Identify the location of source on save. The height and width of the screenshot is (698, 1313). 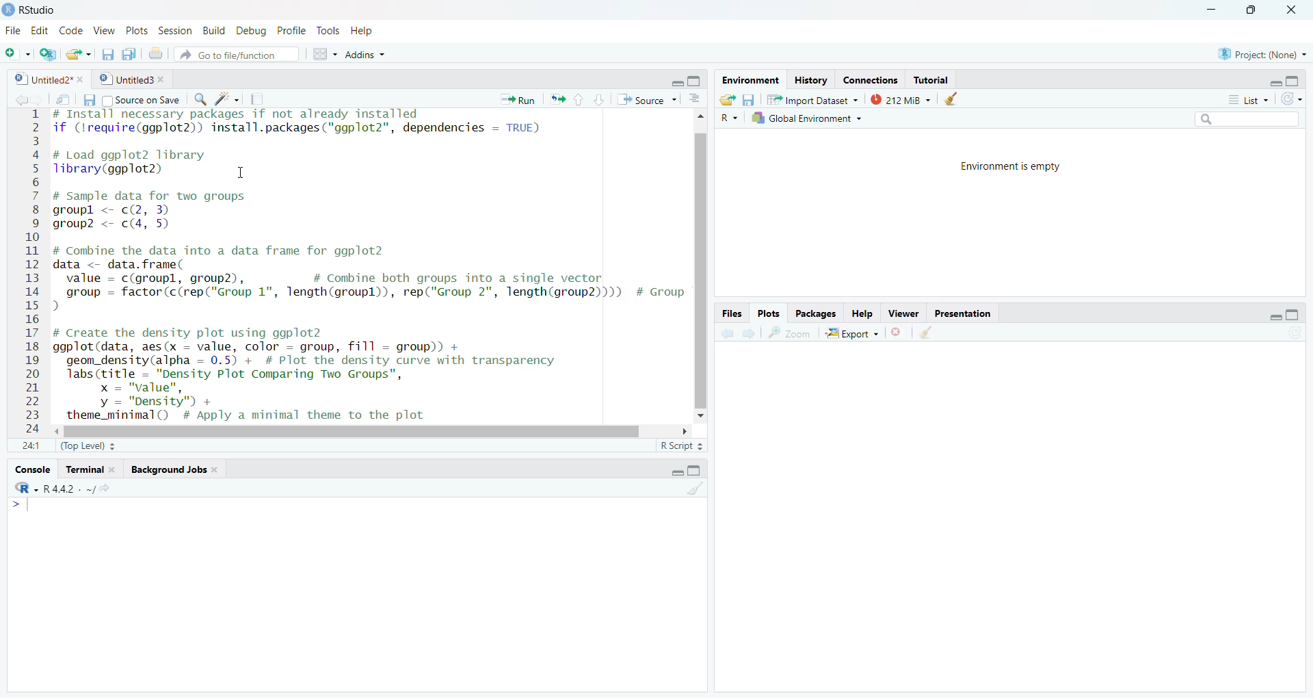
(142, 100).